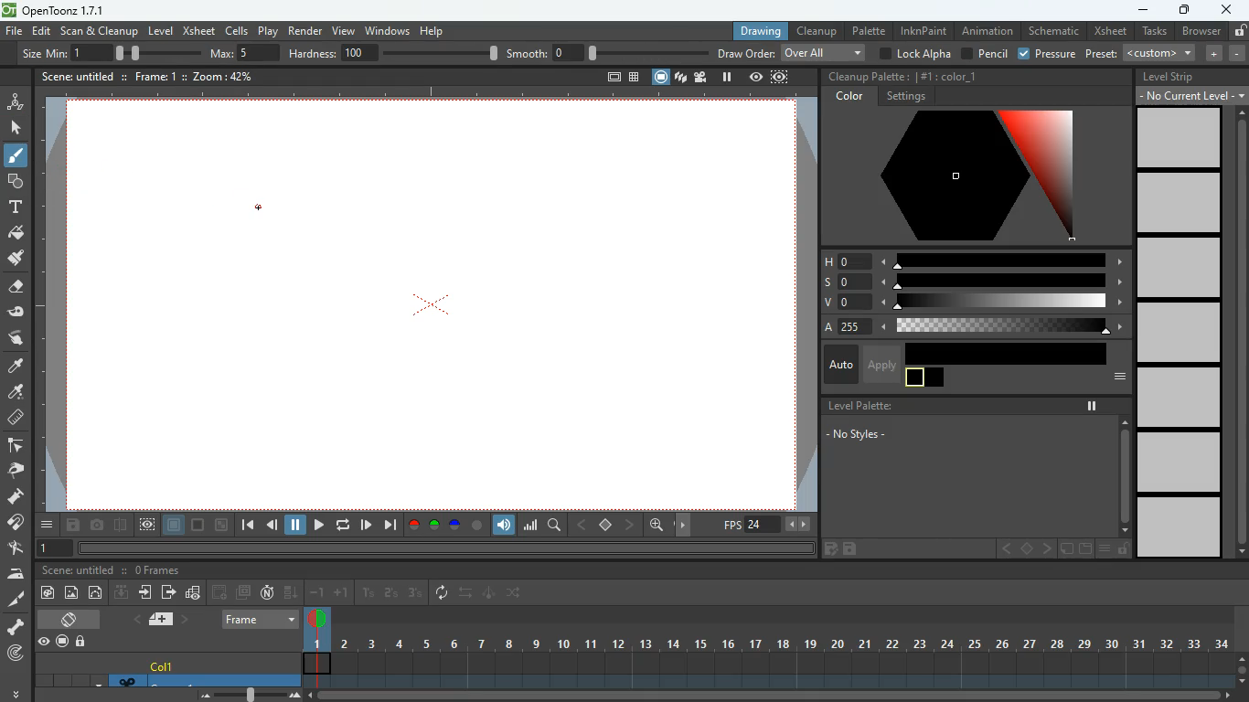 This screenshot has height=702, width=1249. What do you see at coordinates (12, 180) in the screenshot?
I see `shape` at bounding box center [12, 180].